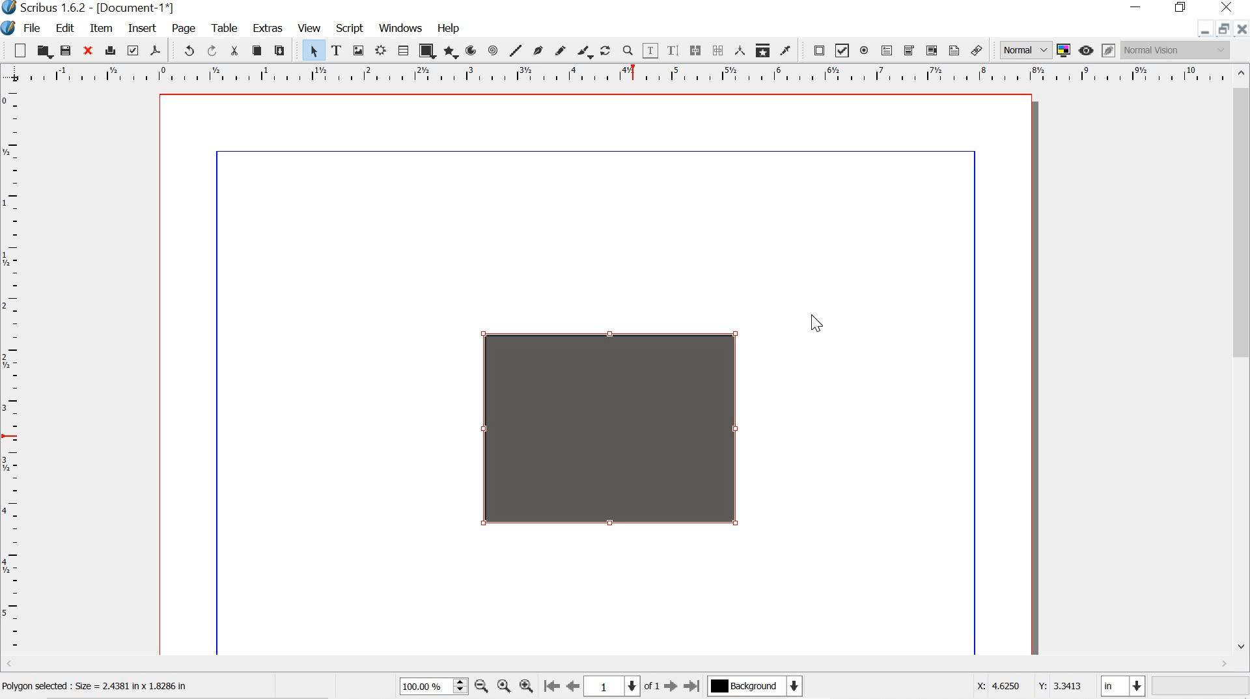 The image size is (1250, 699). Describe the element at coordinates (572, 687) in the screenshot. I see `go to previous page` at that location.